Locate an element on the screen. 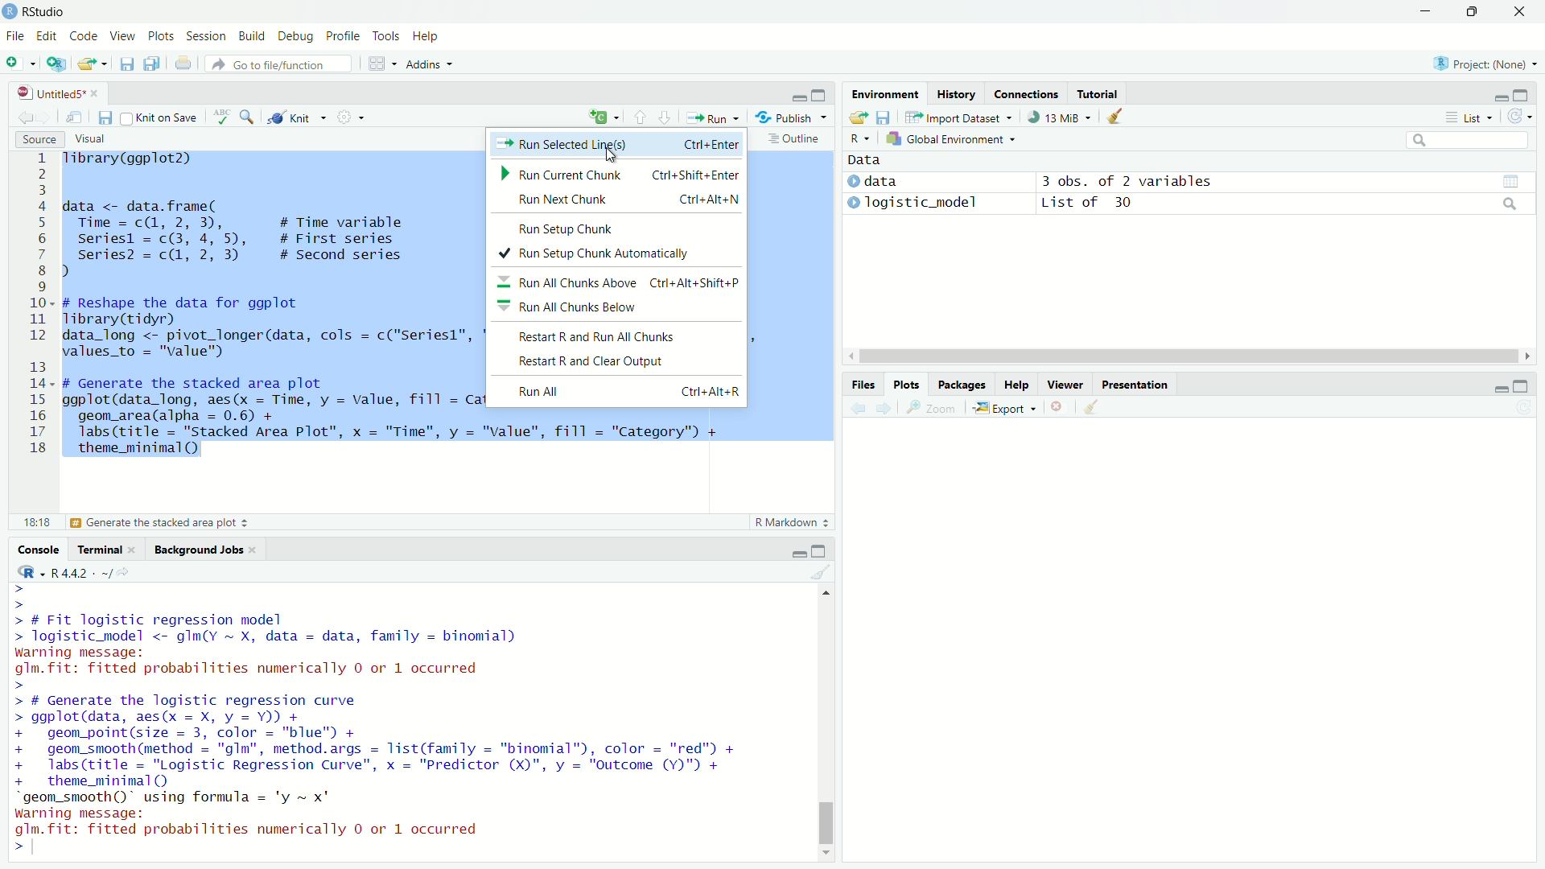  Global Environment = is located at coordinates (946, 139).